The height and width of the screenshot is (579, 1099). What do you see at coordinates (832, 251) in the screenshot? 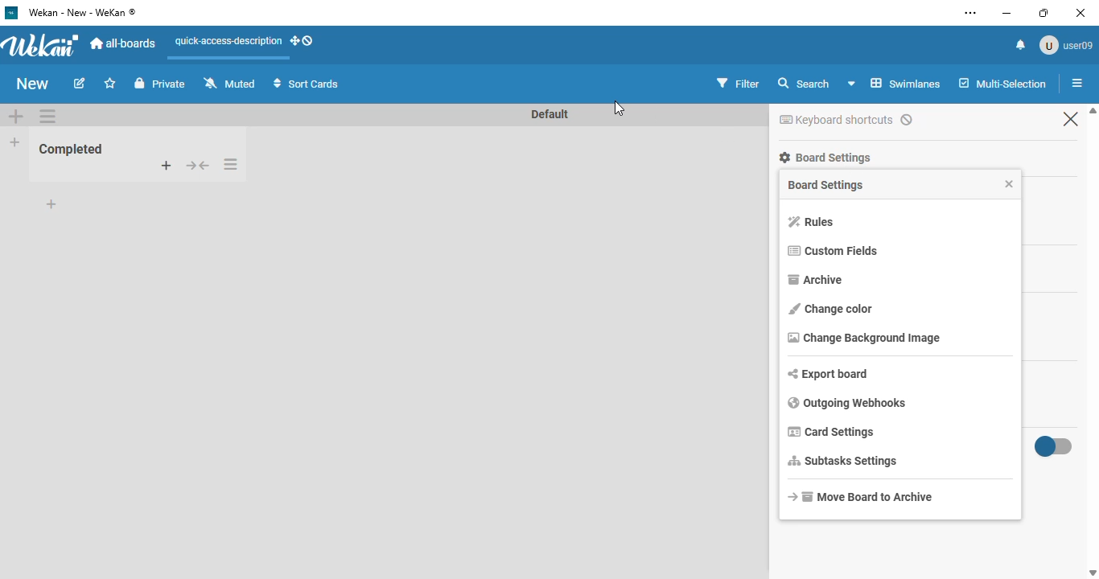
I see `custom fields` at bounding box center [832, 251].